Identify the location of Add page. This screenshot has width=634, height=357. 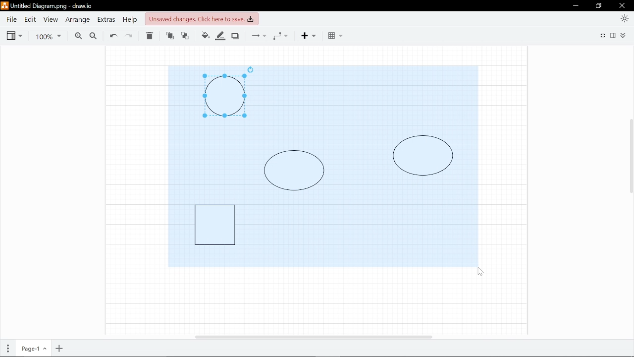
(60, 349).